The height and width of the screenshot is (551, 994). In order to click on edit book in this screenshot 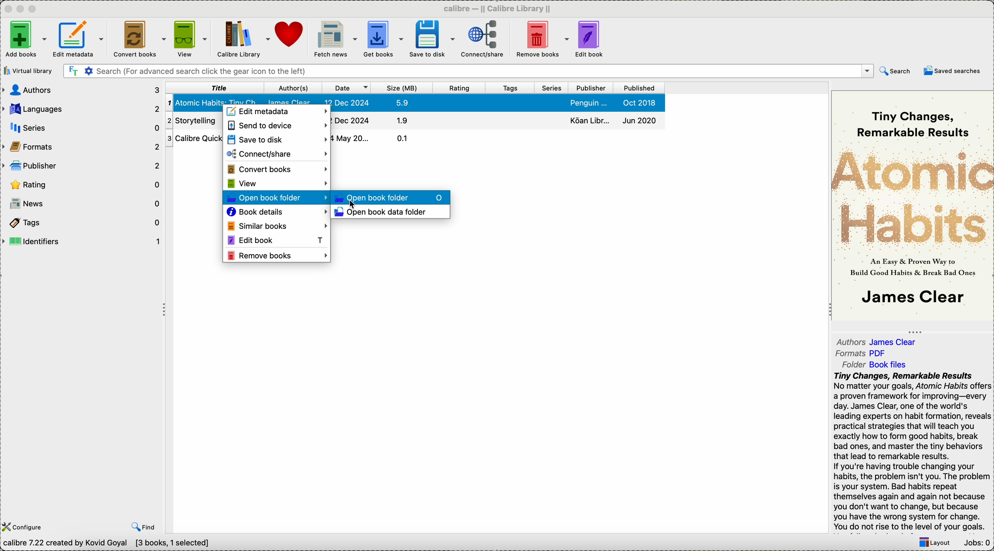, I will do `click(591, 40)`.